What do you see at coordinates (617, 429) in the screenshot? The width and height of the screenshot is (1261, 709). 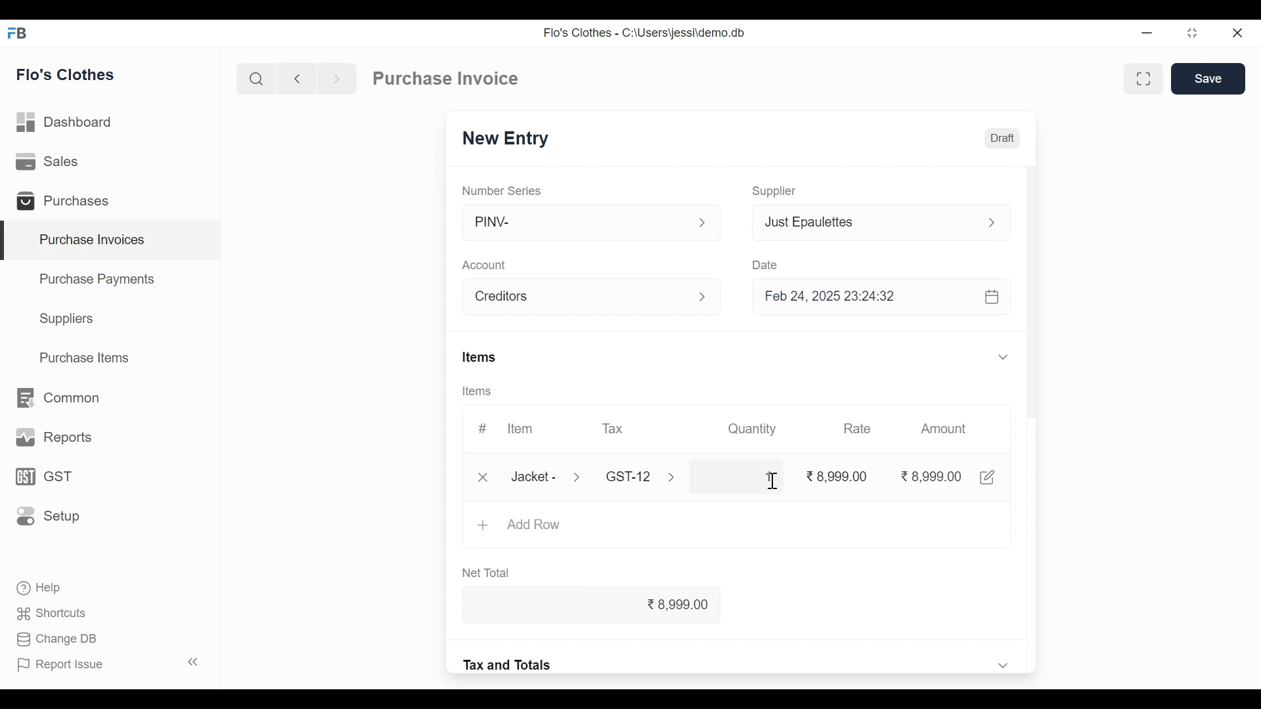 I see `Tax` at bounding box center [617, 429].